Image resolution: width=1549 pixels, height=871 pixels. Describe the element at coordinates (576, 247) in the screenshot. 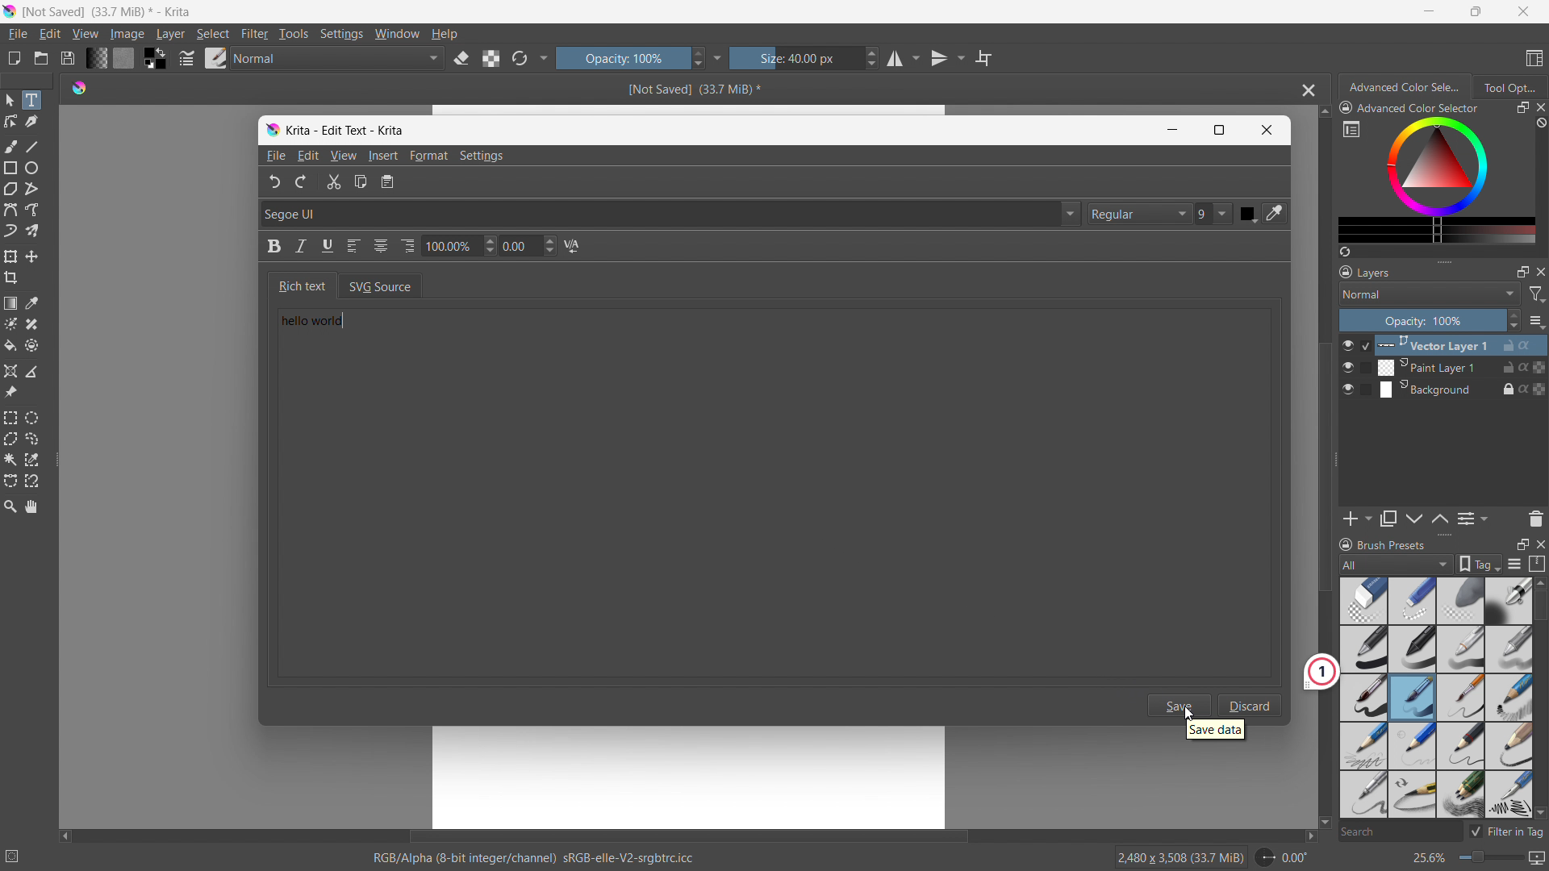

I see `N/A` at that location.